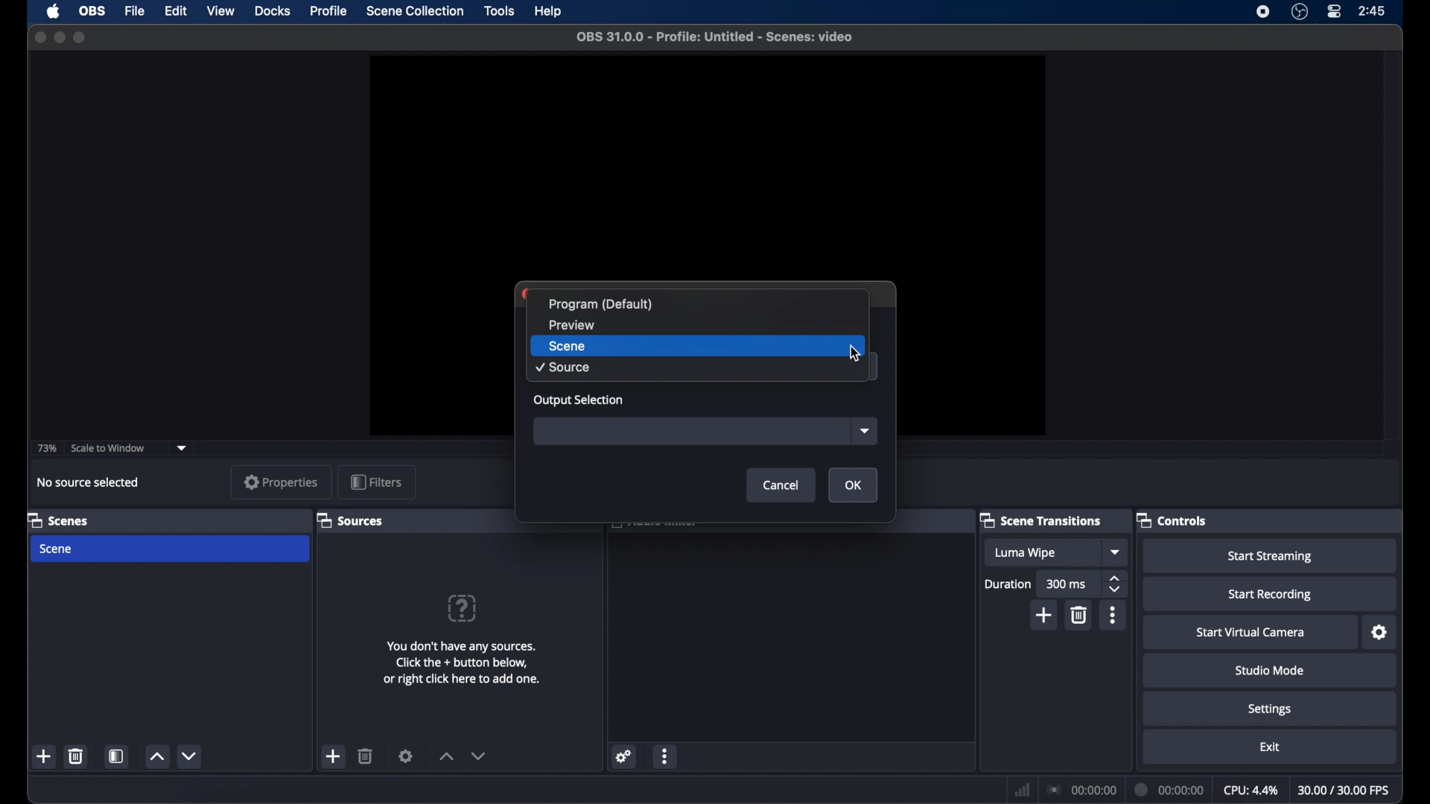 The image size is (1430, 804). What do you see at coordinates (445, 756) in the screenshot?
I see `increment` at bounding box center [445, 756].